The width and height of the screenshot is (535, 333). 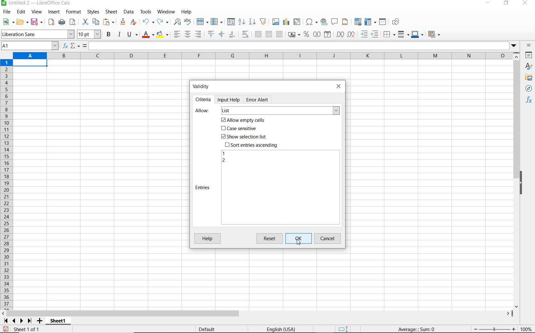 I want to click on font color, so click(x=148, y=34).